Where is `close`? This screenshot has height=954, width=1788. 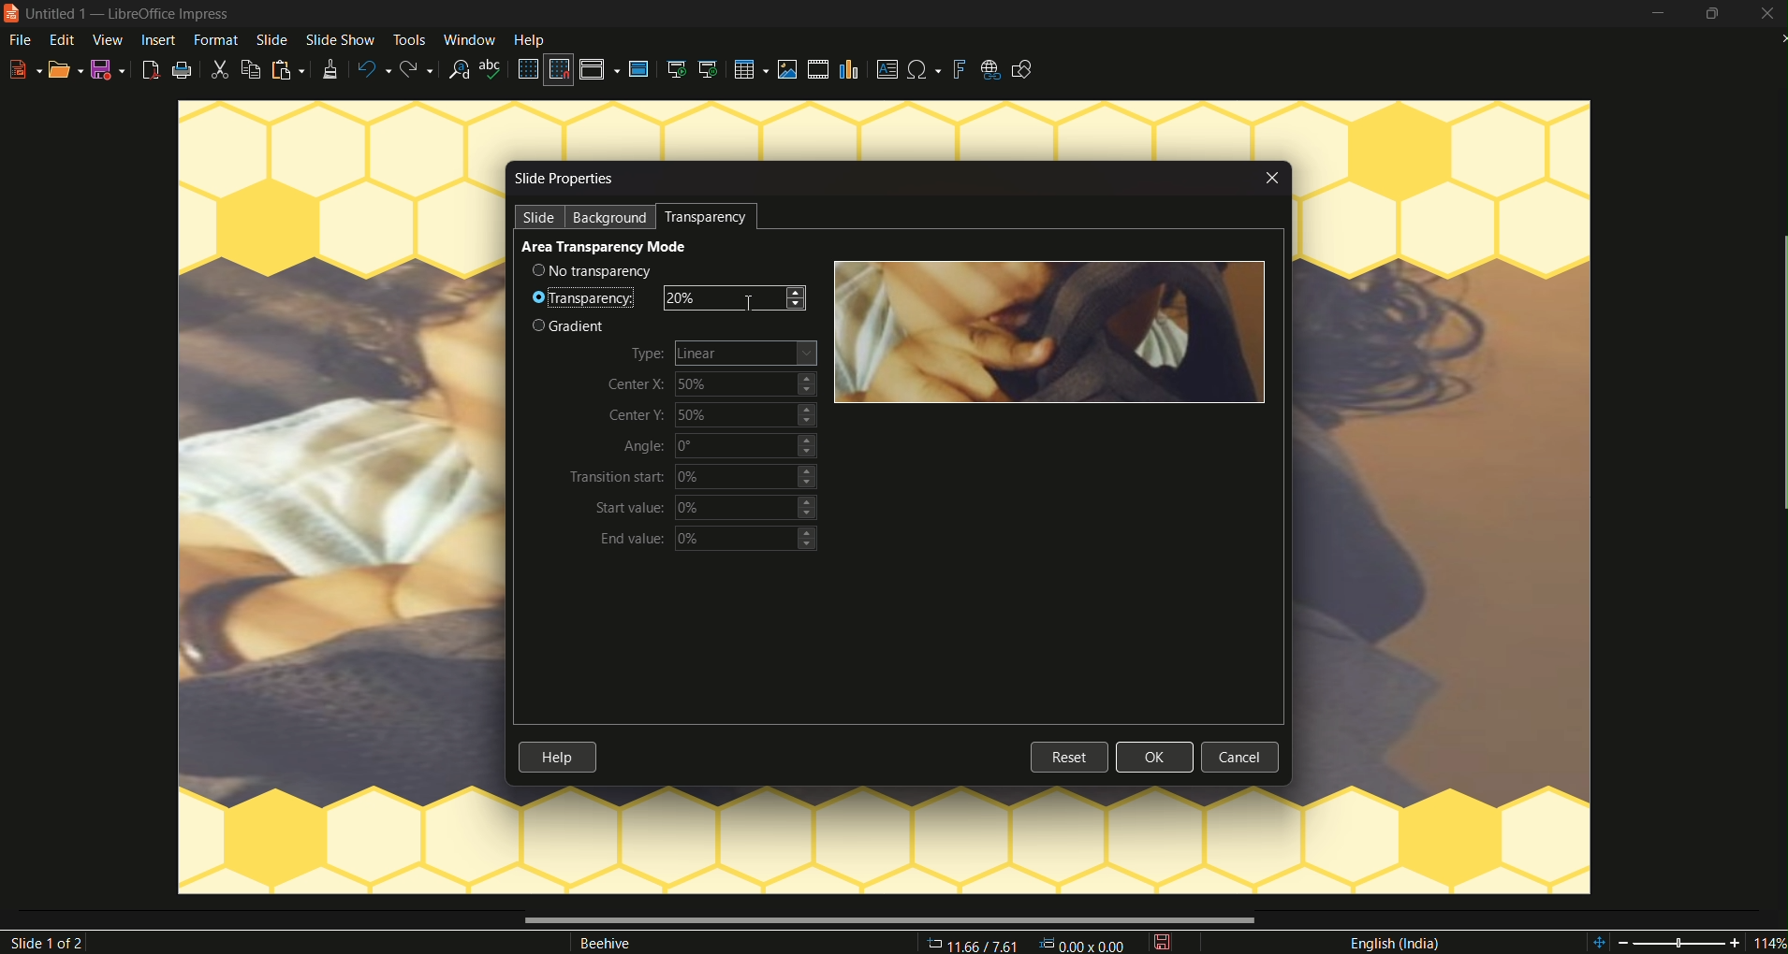 close is located at coordinates (1766, 15).